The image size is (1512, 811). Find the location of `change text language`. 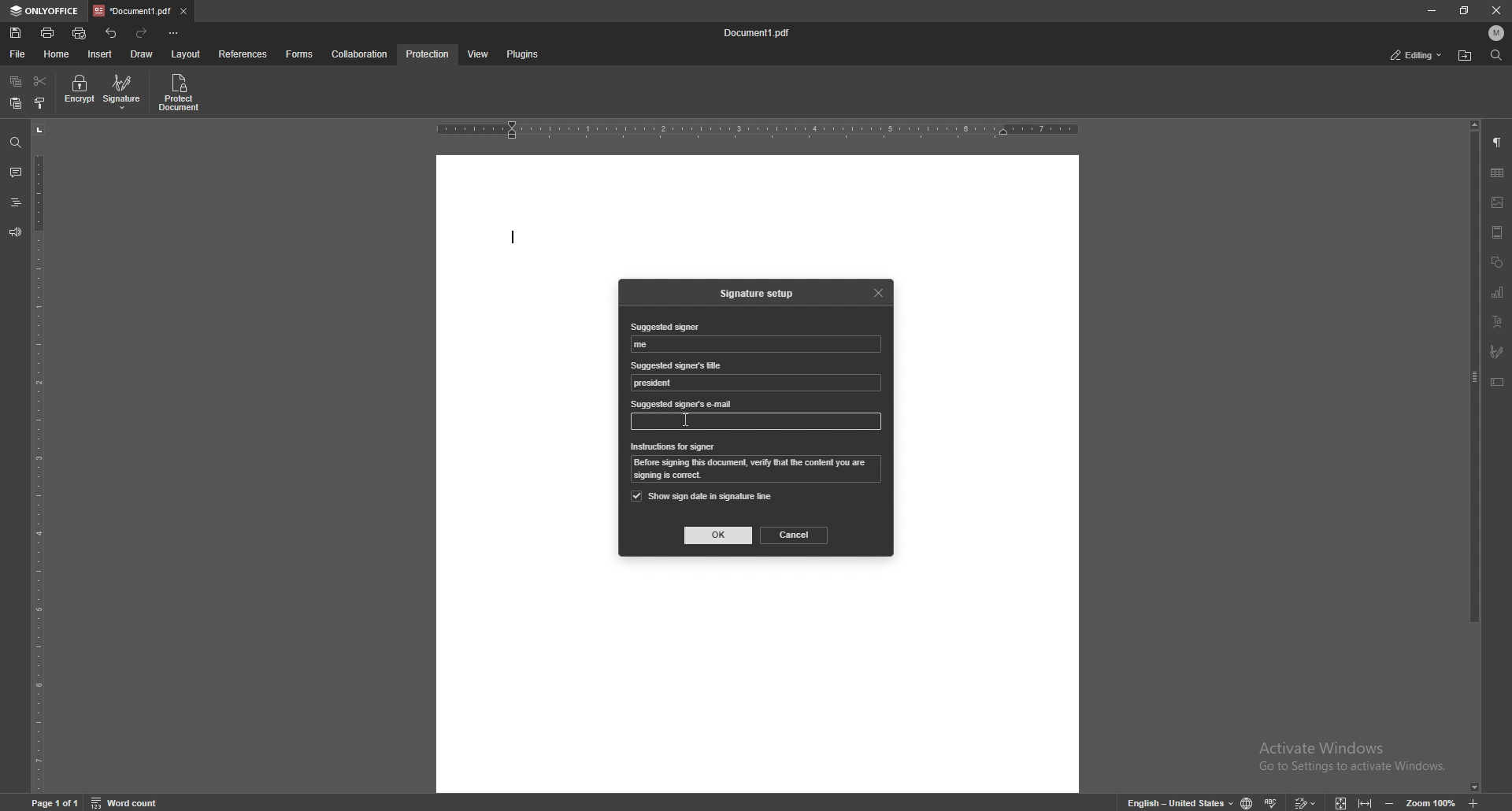

change text language is located at coordinates (1174, 802).